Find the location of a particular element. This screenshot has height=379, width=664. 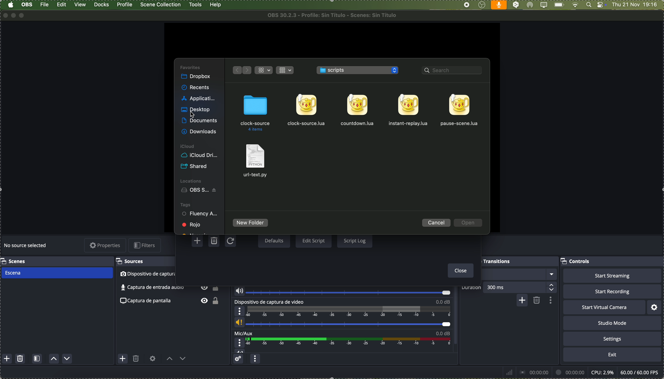

grid view is located at coordinates (286, 70).